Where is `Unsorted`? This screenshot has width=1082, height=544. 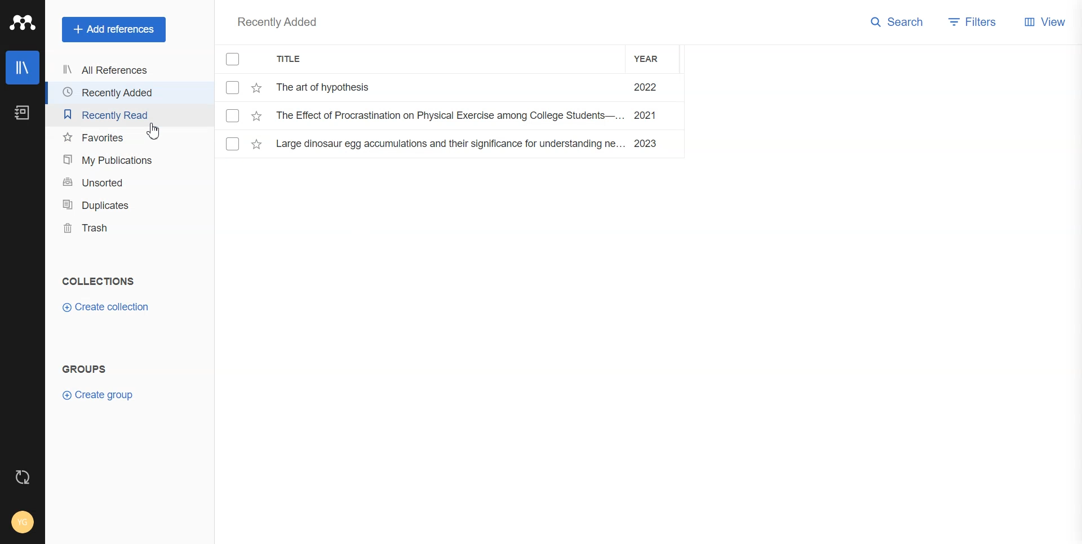
Unsorted is located at coordinates (117, 183).